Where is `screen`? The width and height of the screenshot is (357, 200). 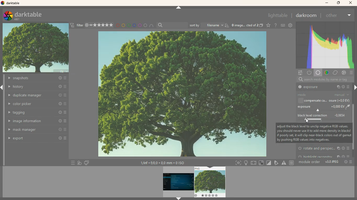
screen is located at coordinates (87, 162).